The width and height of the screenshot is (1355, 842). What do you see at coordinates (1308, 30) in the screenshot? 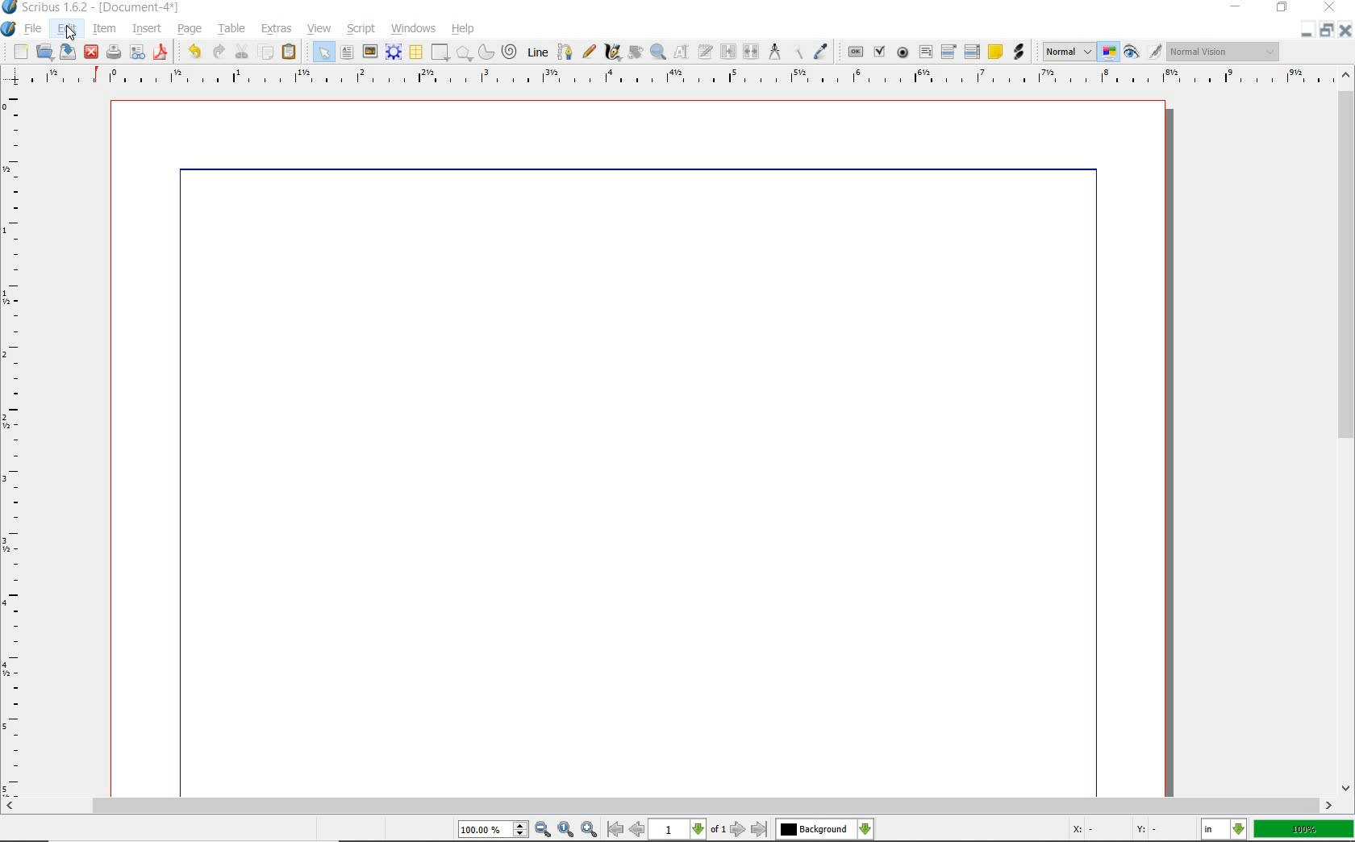
I see `minimize` at bounding box center [1308, 30].